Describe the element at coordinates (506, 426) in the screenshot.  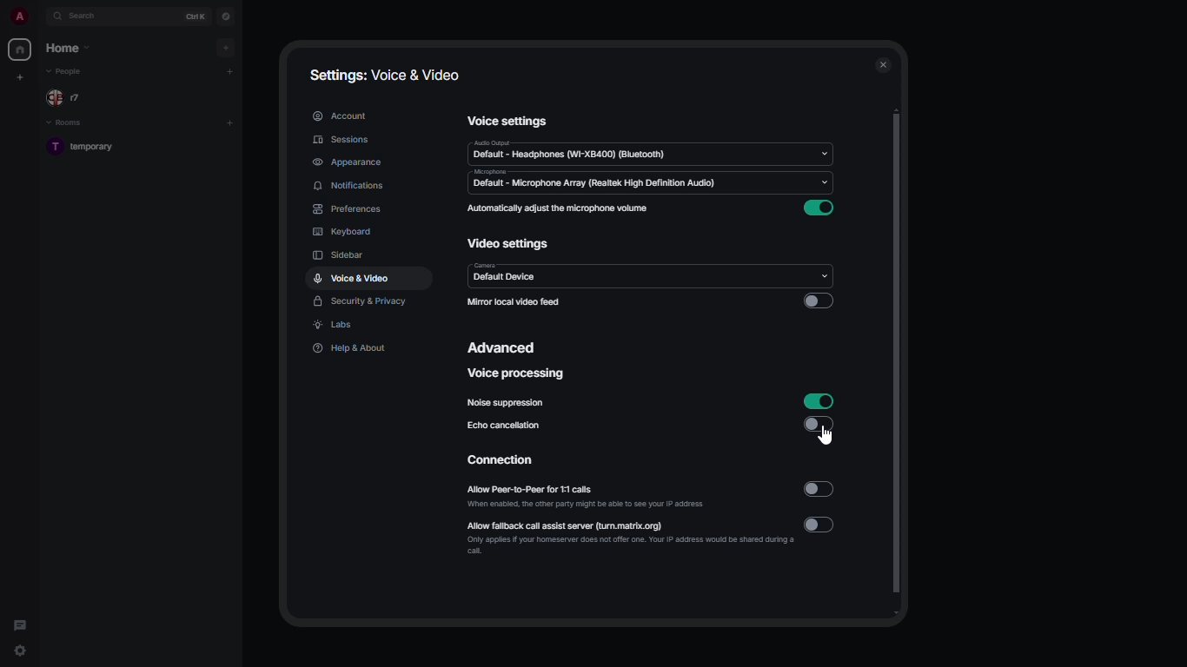
I see `echo cancellation` at that location.